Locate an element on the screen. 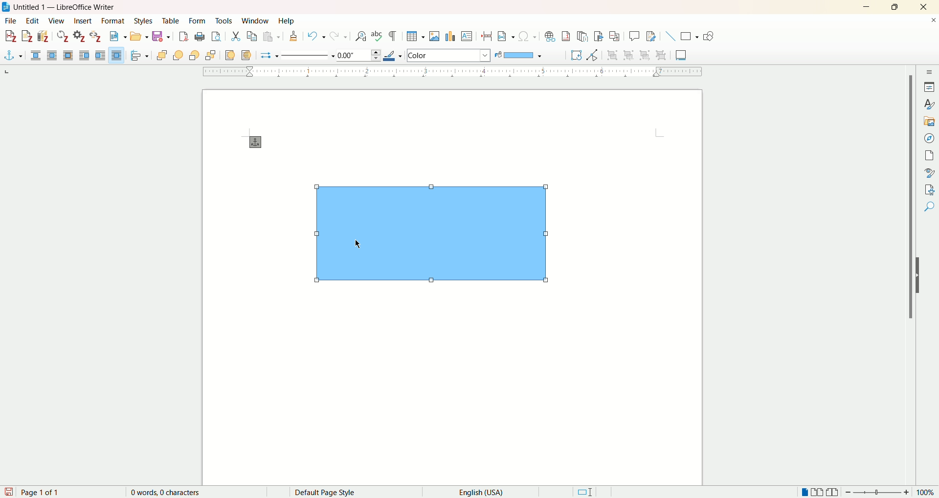 This screenshot has height=498, width=939. page is located at coordinates (928, 157).